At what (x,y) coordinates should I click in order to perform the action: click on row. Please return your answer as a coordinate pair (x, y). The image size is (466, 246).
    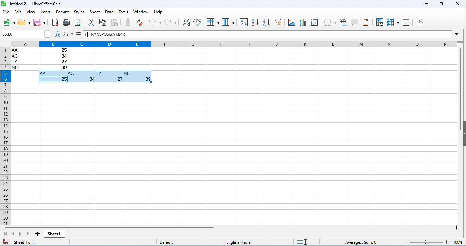
    Looking at the image, I should click on (214, 22).